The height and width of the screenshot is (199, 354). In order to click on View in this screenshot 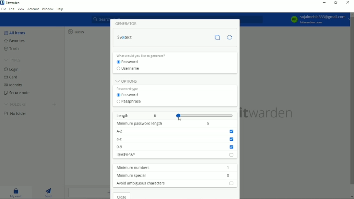, I will do `click(21, 9)`.